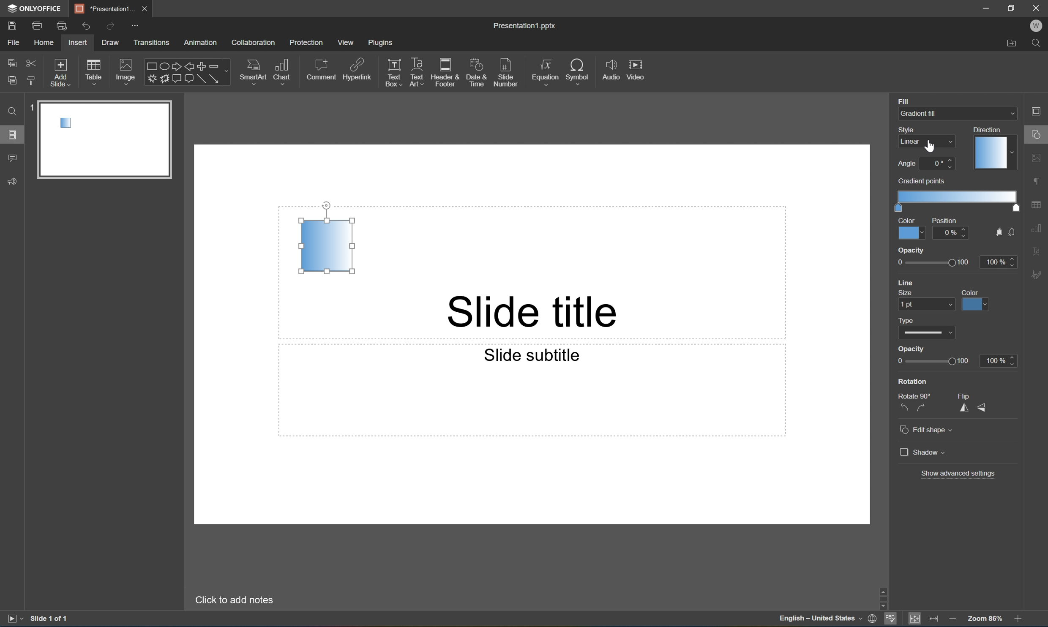 Image resolution: width=1048 pixels, height=627 pixels. What do you see at coordinates (903, 101) in the screenshot?
I see `Fill` at bounding box center [903, 101].